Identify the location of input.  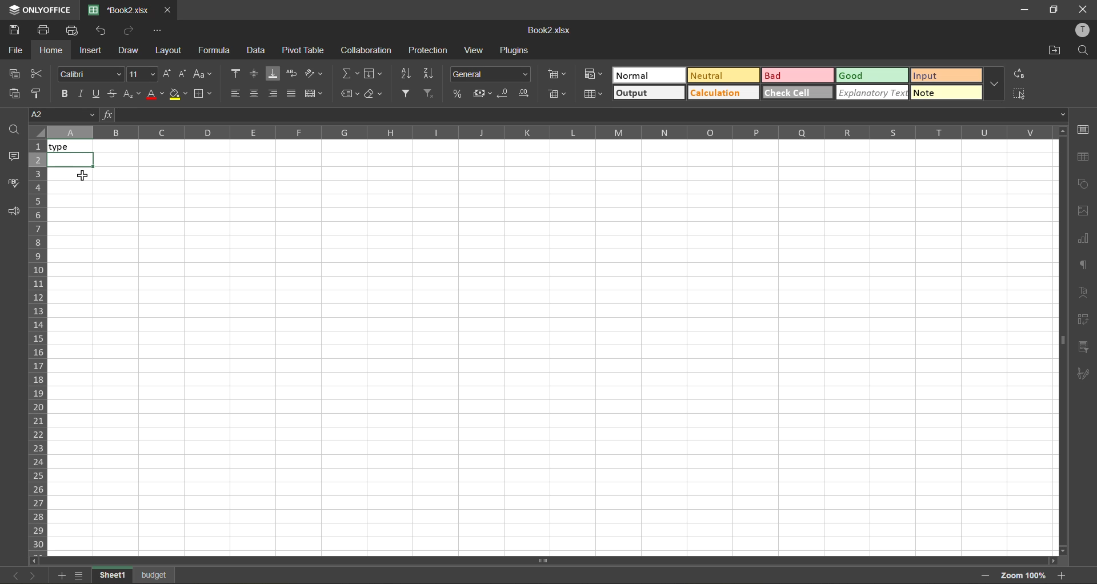
(943, 75).